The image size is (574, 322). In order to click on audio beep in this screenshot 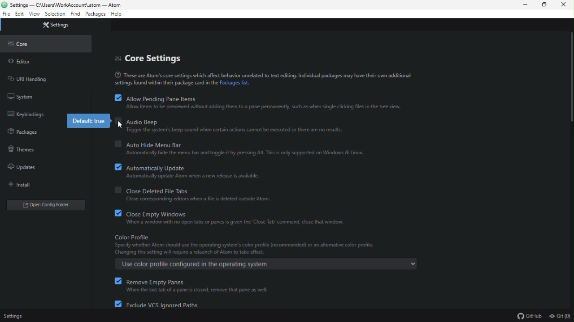, I will do `click(231, 122)`.